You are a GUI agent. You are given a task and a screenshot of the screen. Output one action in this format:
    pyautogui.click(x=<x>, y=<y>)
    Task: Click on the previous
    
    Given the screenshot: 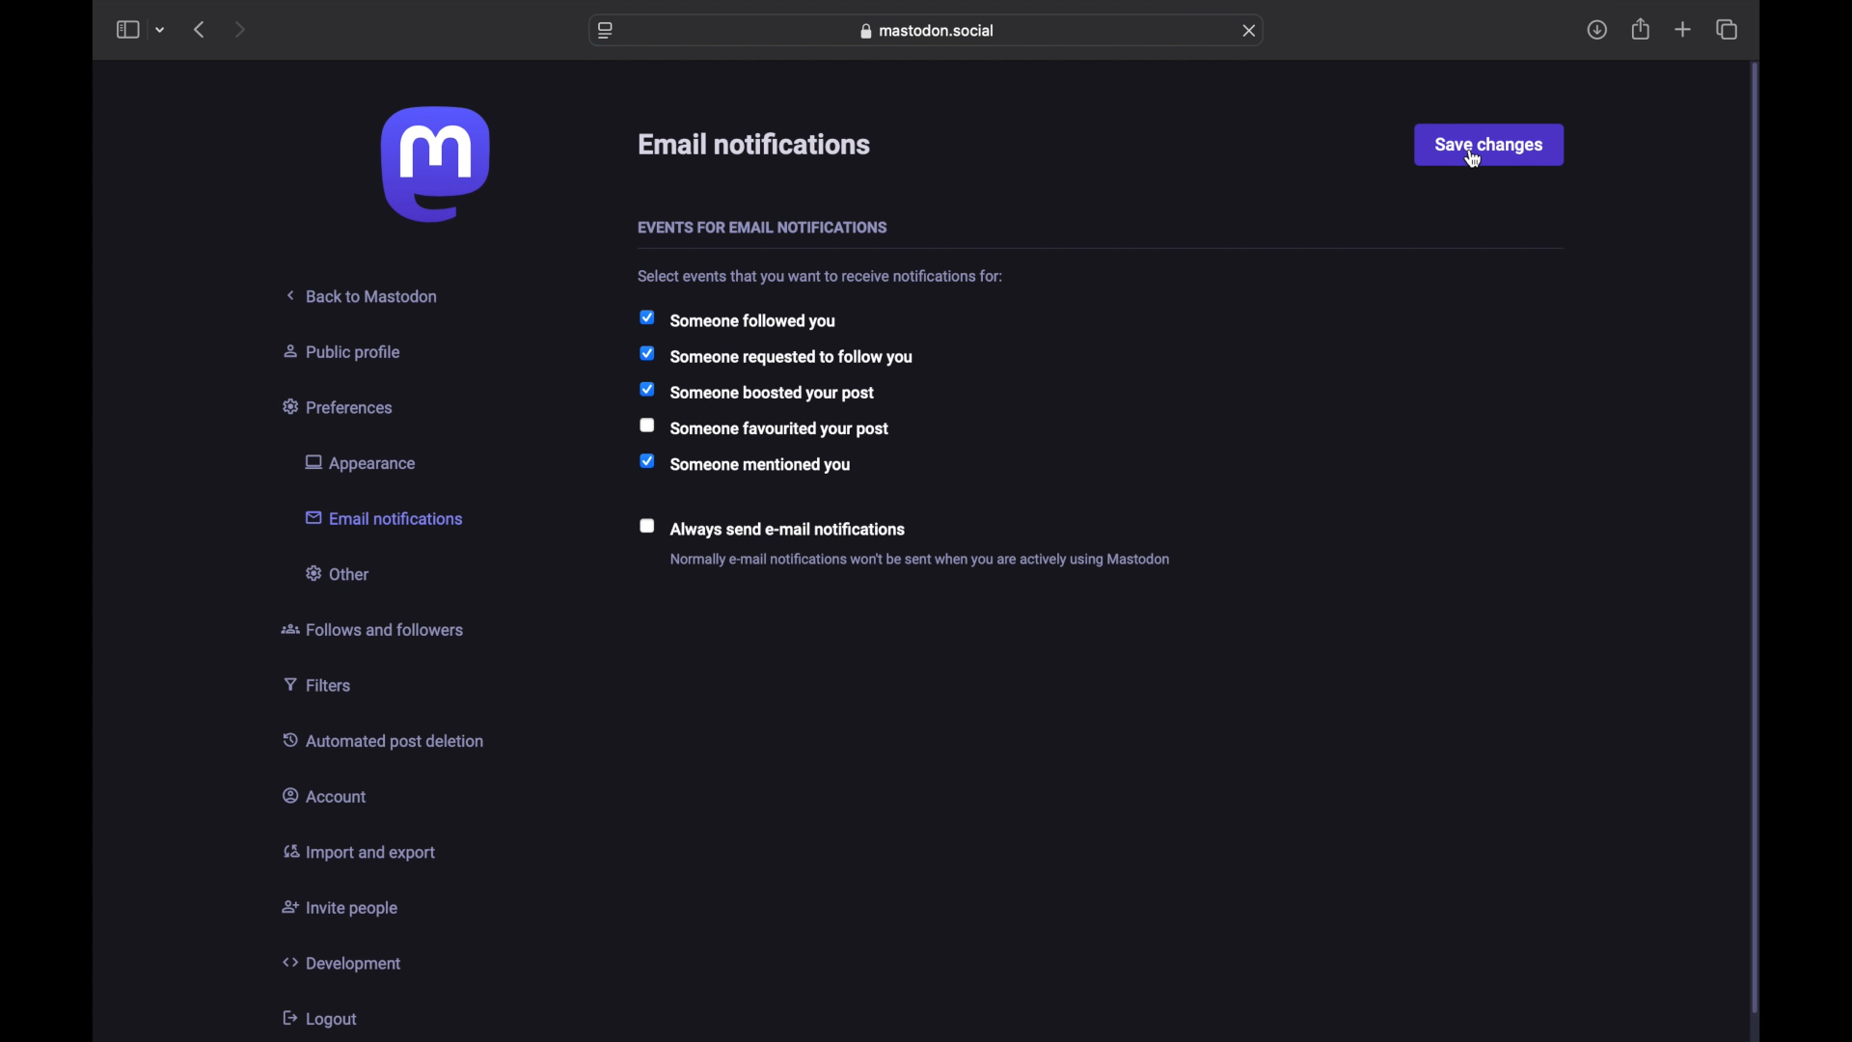 What is the action you would take?
    pyautogui.click(x=199, y=29)
    